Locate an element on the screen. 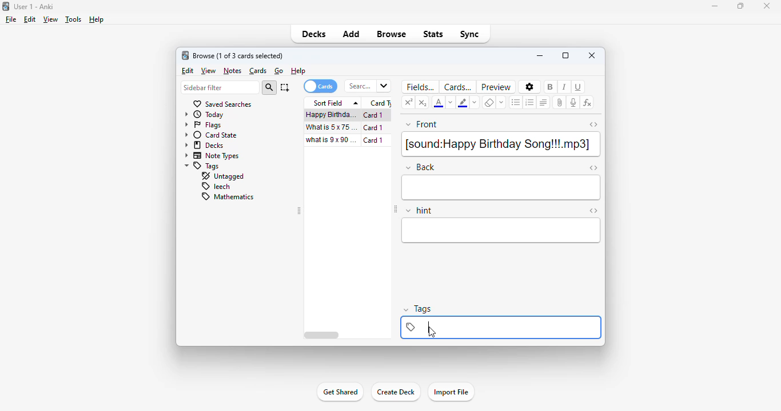 This screenshot has height=411, width=781. remove formatting is located at coordinates (489, 102).